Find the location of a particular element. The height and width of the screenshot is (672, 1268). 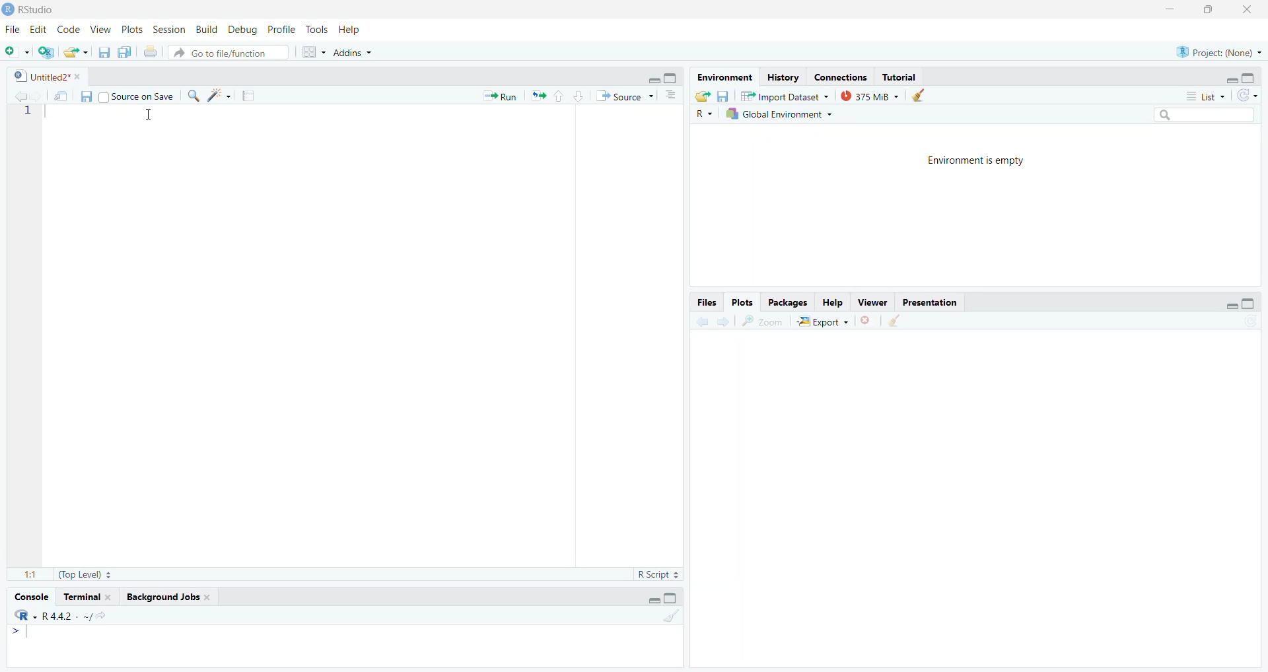

save is located at coordinates (724, 96).